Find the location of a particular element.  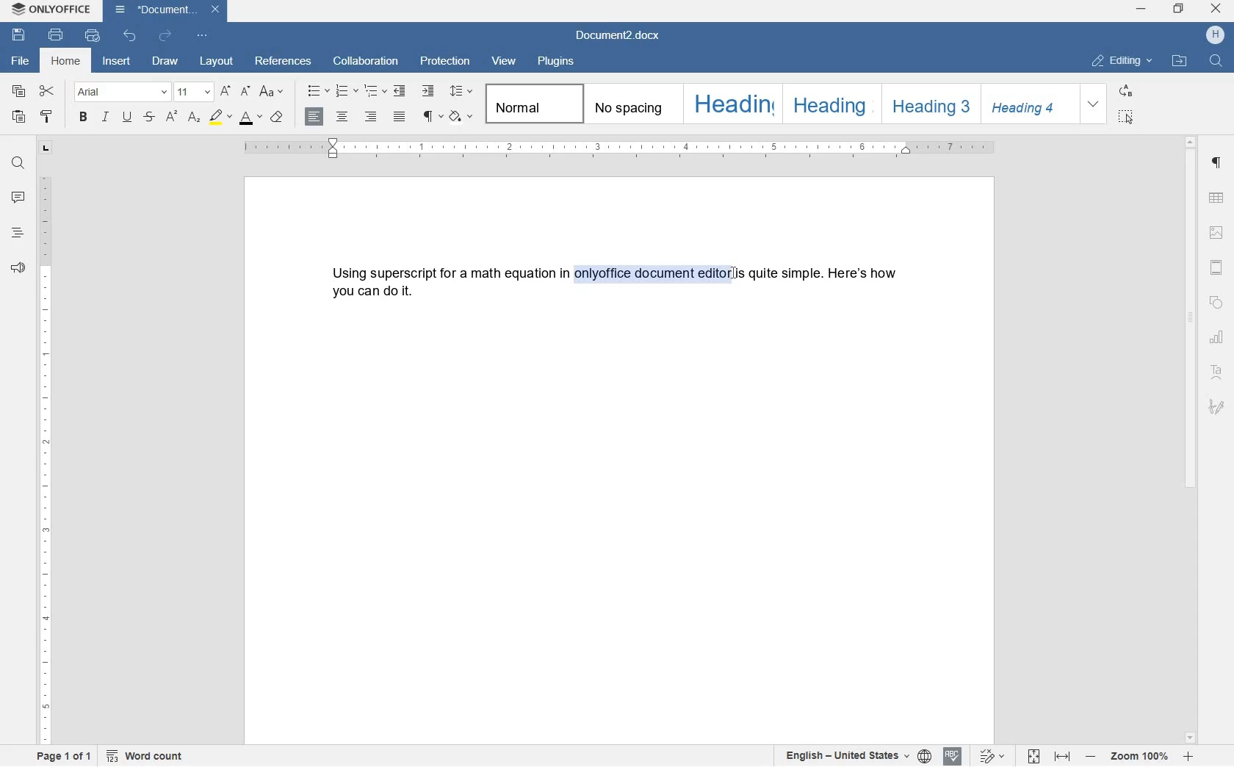

headings is located at coordinates (18, 233).